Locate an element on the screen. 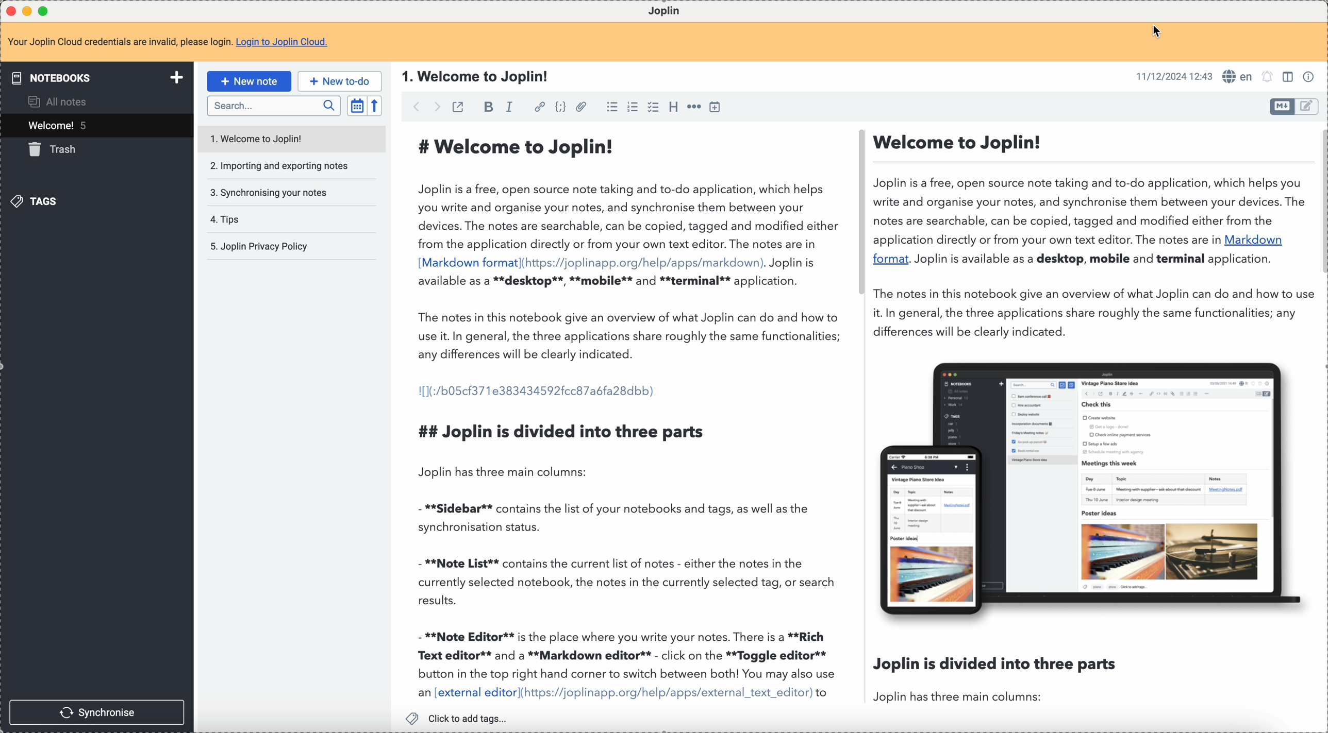  importing and exporting notes is located at coordinates (278, 166).